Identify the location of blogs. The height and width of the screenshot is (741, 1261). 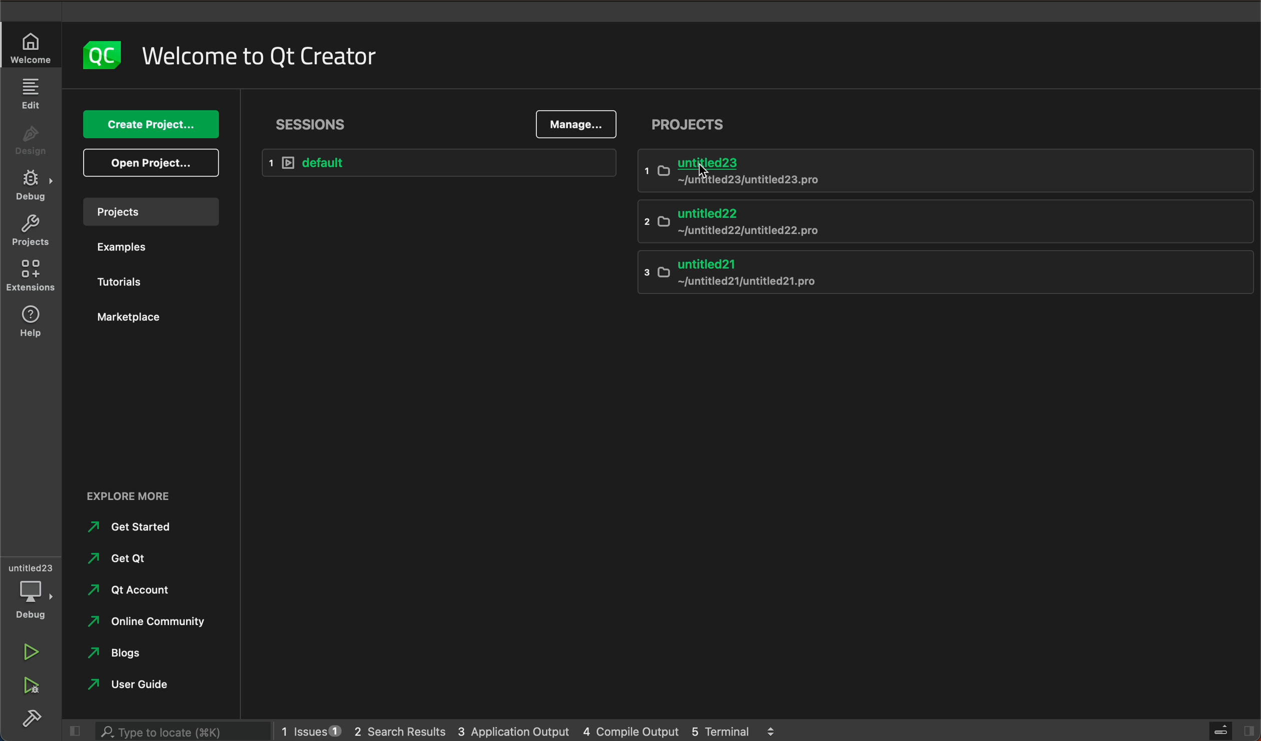
(119, 653).